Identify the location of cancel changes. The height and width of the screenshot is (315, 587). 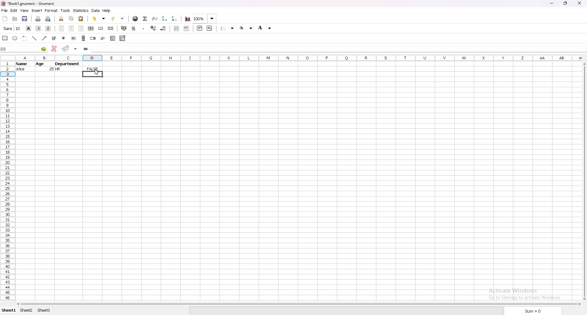
(54, 49).